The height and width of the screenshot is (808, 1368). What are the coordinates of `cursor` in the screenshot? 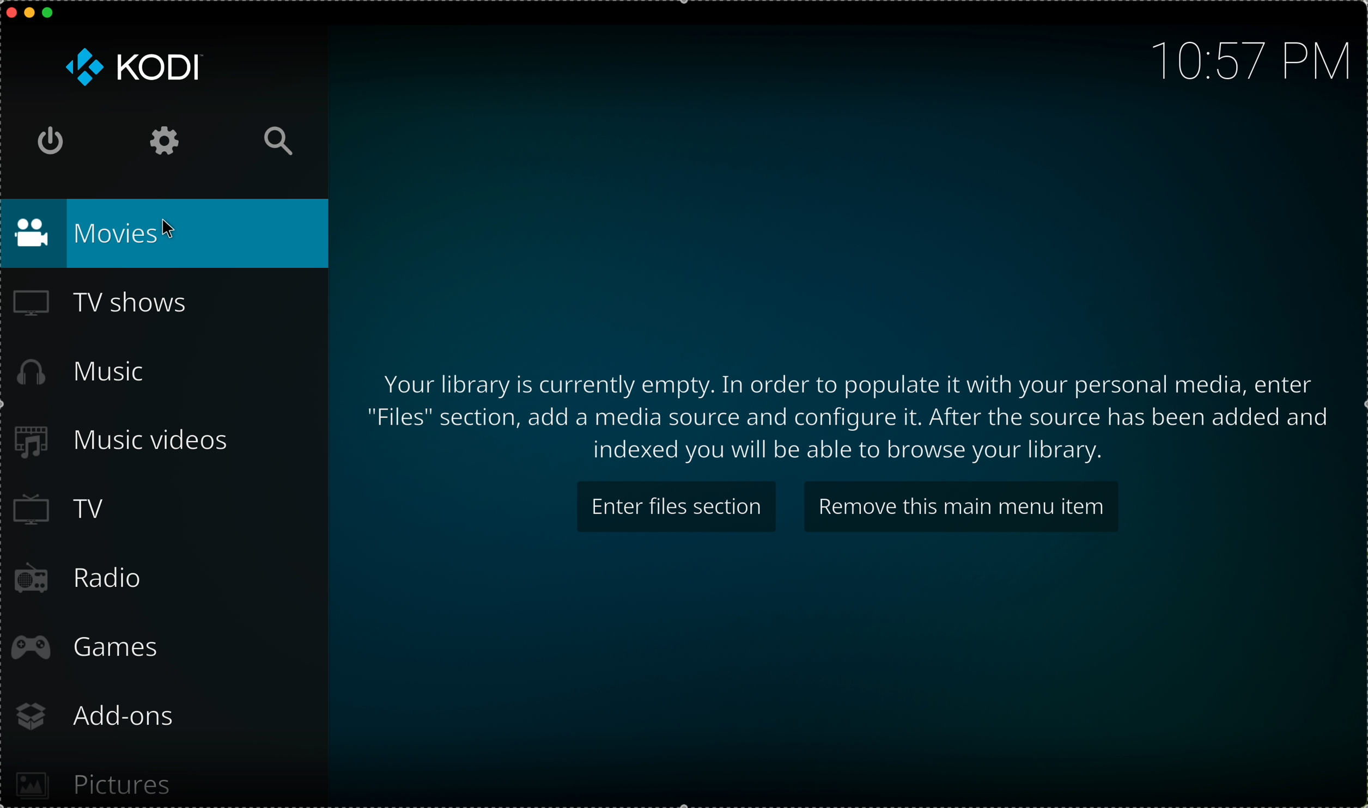 It's located at (170, 229).